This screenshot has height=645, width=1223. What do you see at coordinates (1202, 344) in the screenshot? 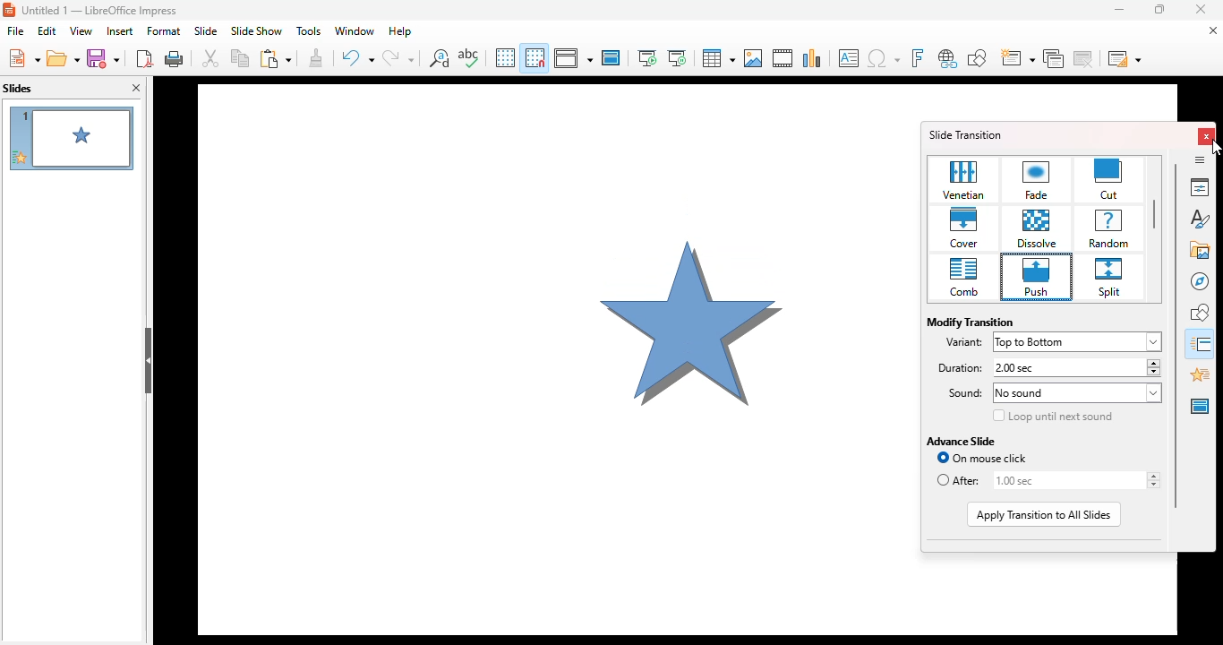
I see `slide transition` at bounding box center [1202, 344].